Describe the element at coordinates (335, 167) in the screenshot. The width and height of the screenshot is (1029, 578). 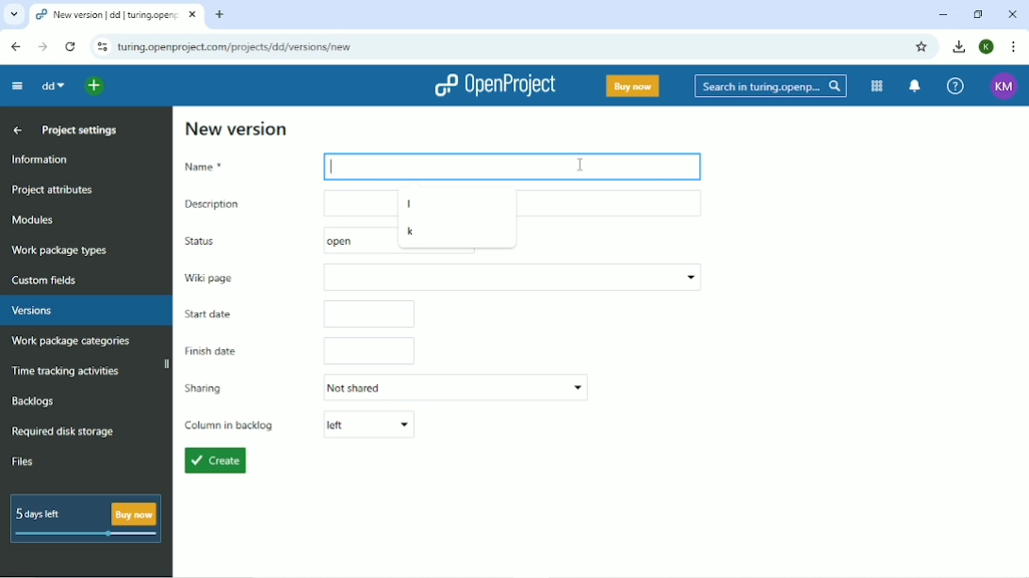
I see `Cursor` at that location.